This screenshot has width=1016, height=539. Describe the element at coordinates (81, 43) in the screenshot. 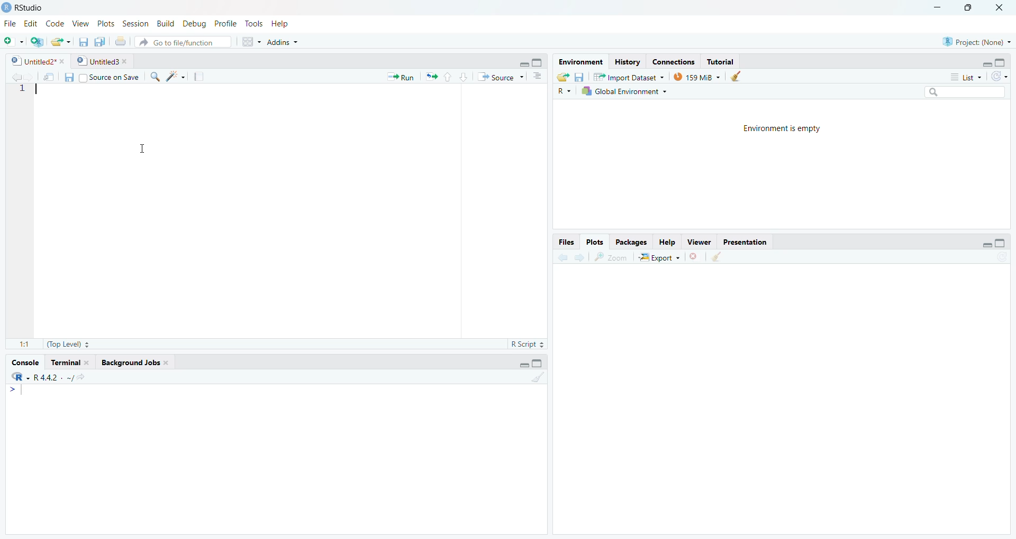

I see `Save` at that location.